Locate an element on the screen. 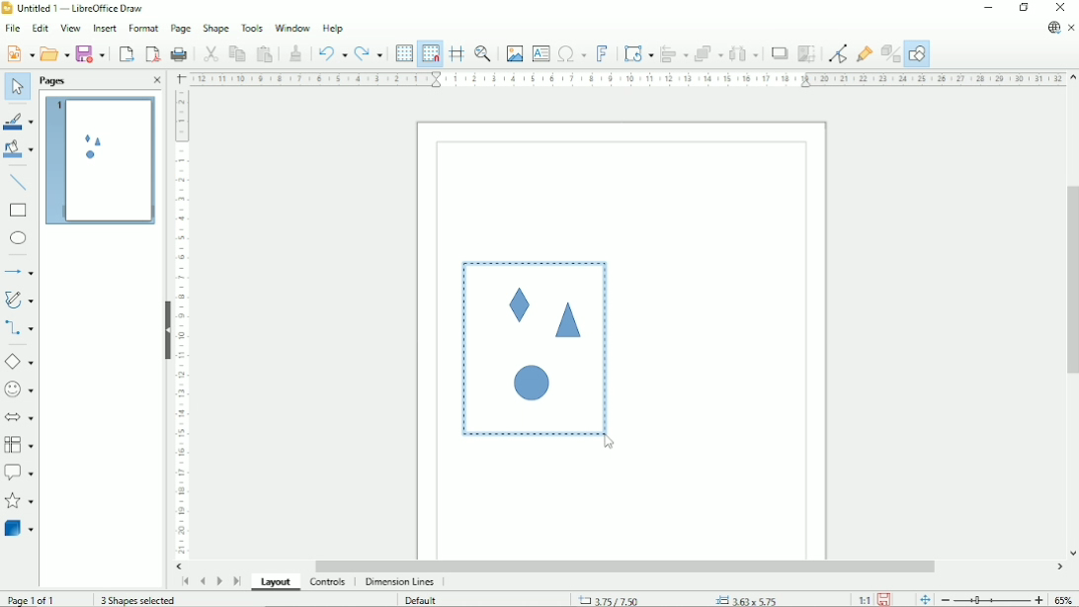  Show draw functions is located at coordinates (917, 54).